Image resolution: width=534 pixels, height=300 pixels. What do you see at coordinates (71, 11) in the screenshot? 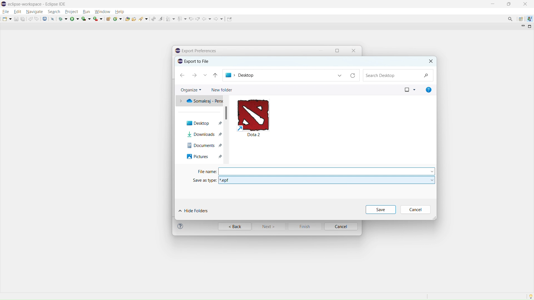
I see `project` at bounding box center [71, 11].